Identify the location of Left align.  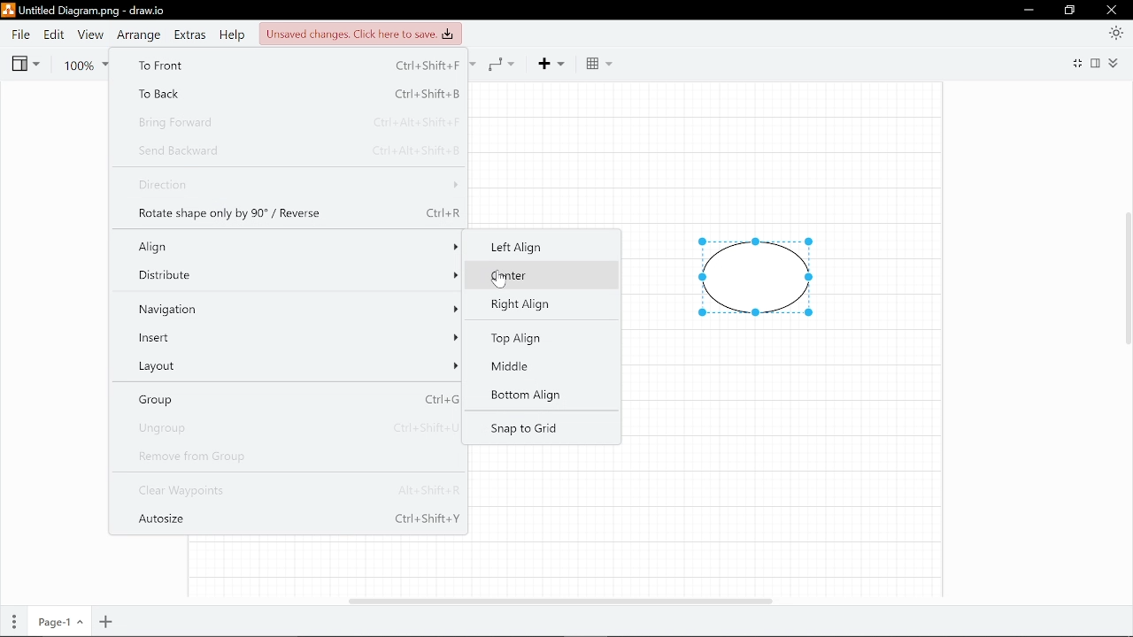
(538, 245).